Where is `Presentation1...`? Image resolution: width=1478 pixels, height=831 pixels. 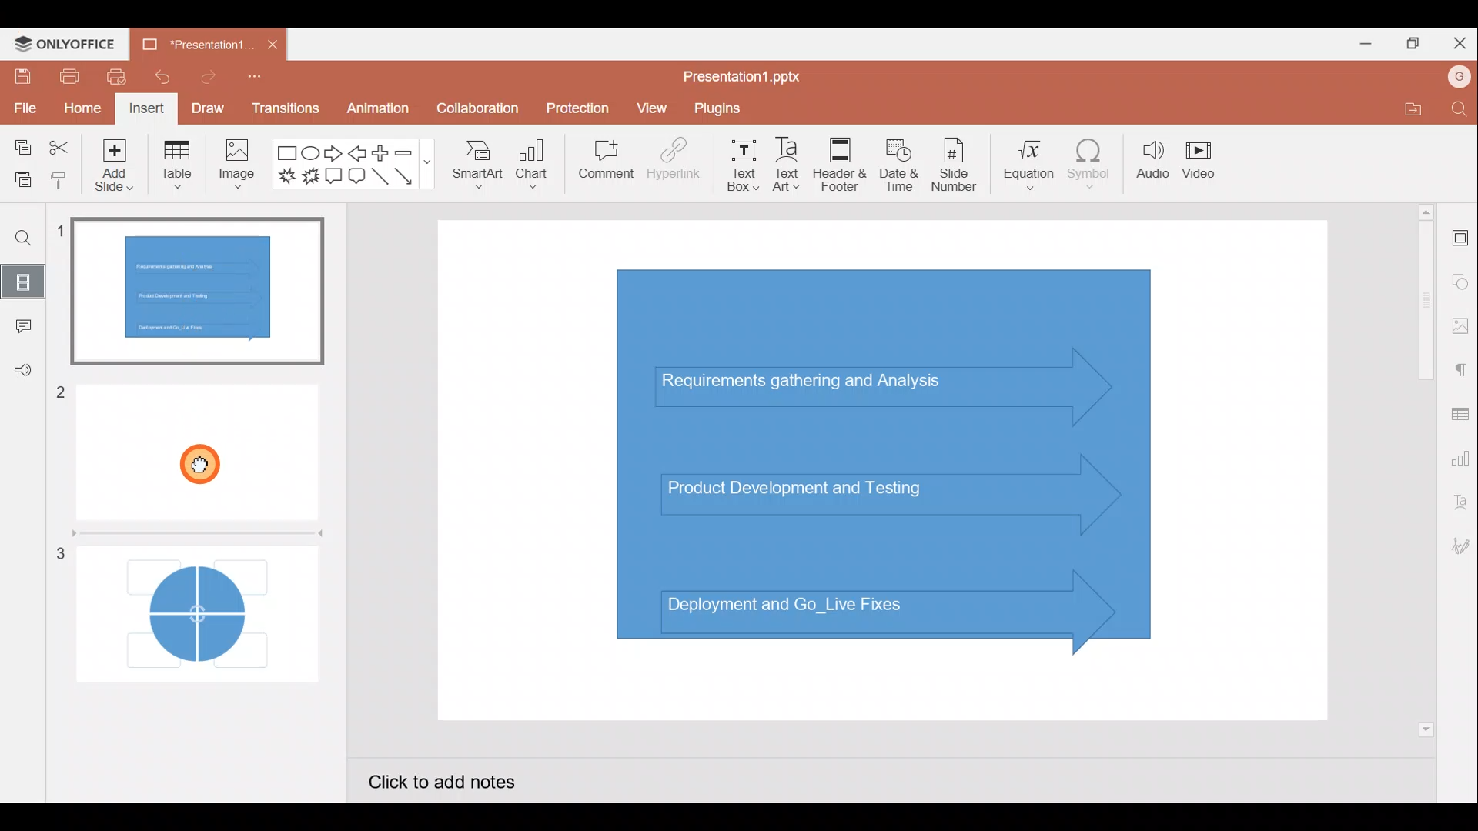
Presentation1... is located at coordinates (196, 47).